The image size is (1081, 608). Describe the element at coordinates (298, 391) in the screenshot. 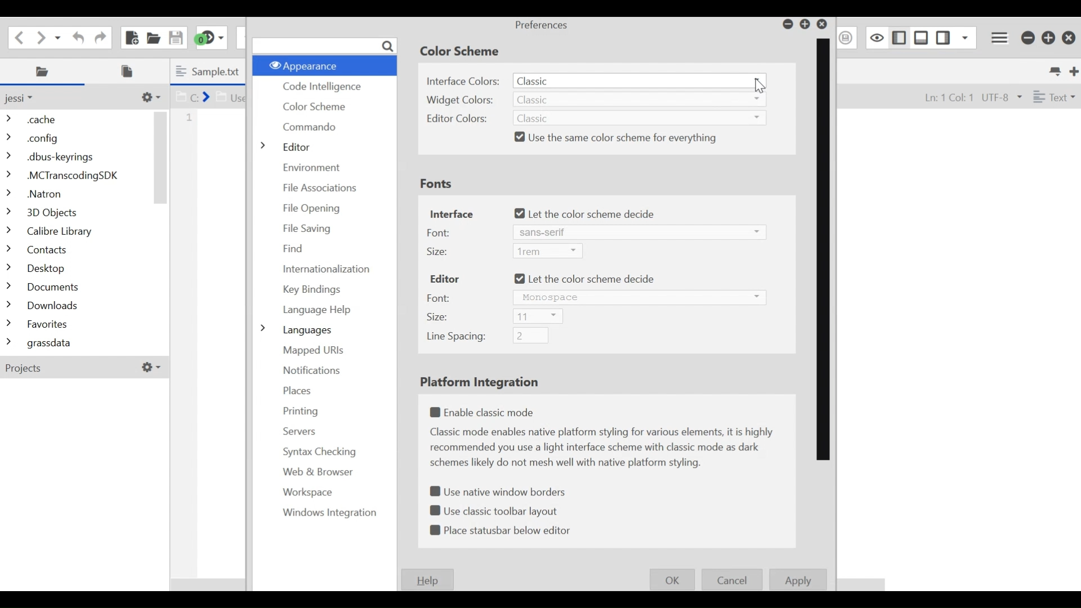

I see `Places` at that location.